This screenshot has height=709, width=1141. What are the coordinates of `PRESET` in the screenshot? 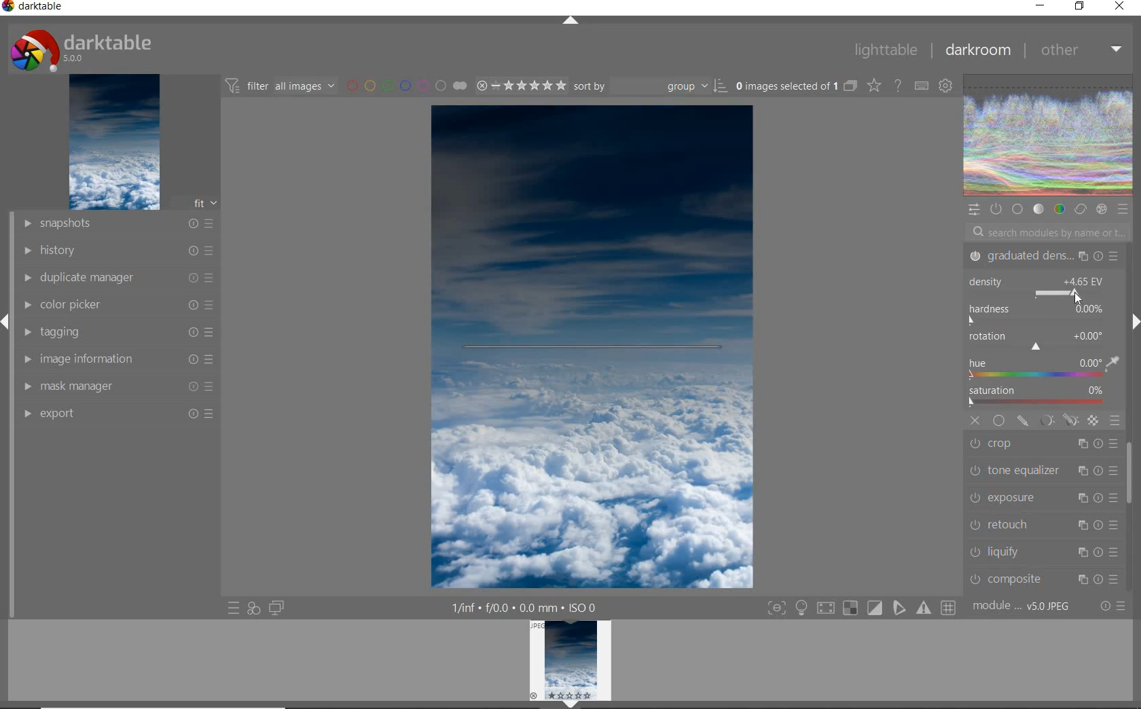 It's located at (1123, 209).